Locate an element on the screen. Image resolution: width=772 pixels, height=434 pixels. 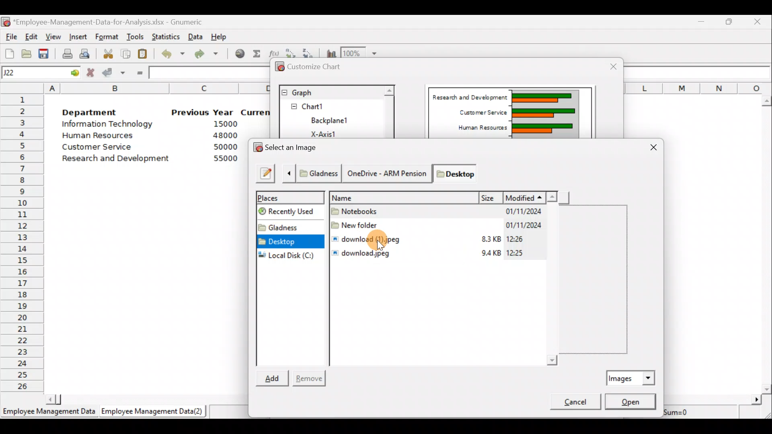
Sum into the current cell is located at coordinates (257, 55).